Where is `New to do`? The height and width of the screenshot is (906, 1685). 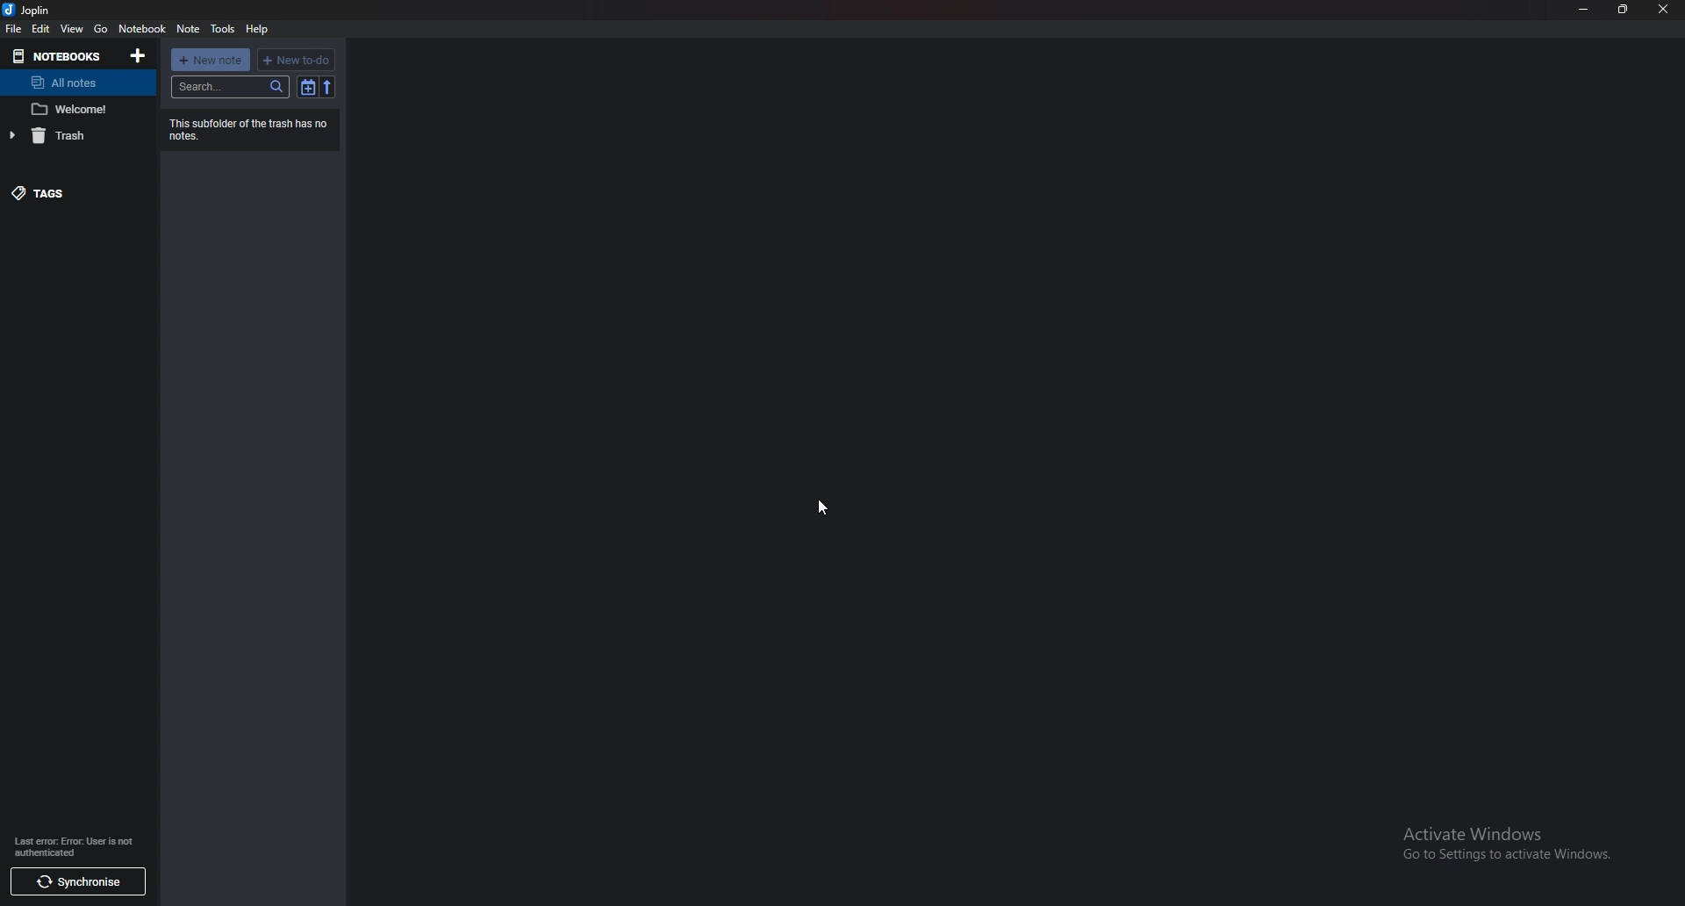 New to do is located at coordinates (298, 60).